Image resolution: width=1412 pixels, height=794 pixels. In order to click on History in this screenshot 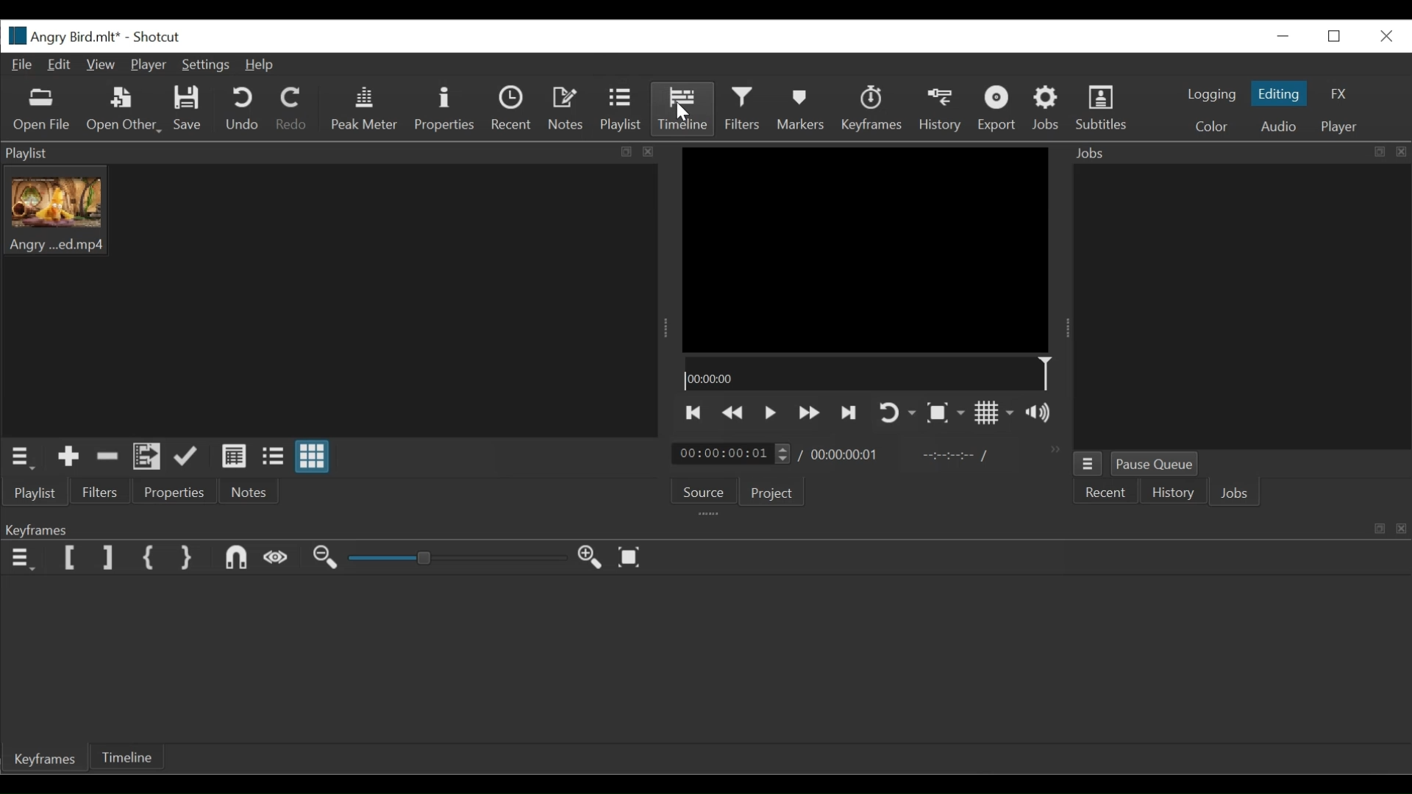, I will do `click(1172, 491)`.